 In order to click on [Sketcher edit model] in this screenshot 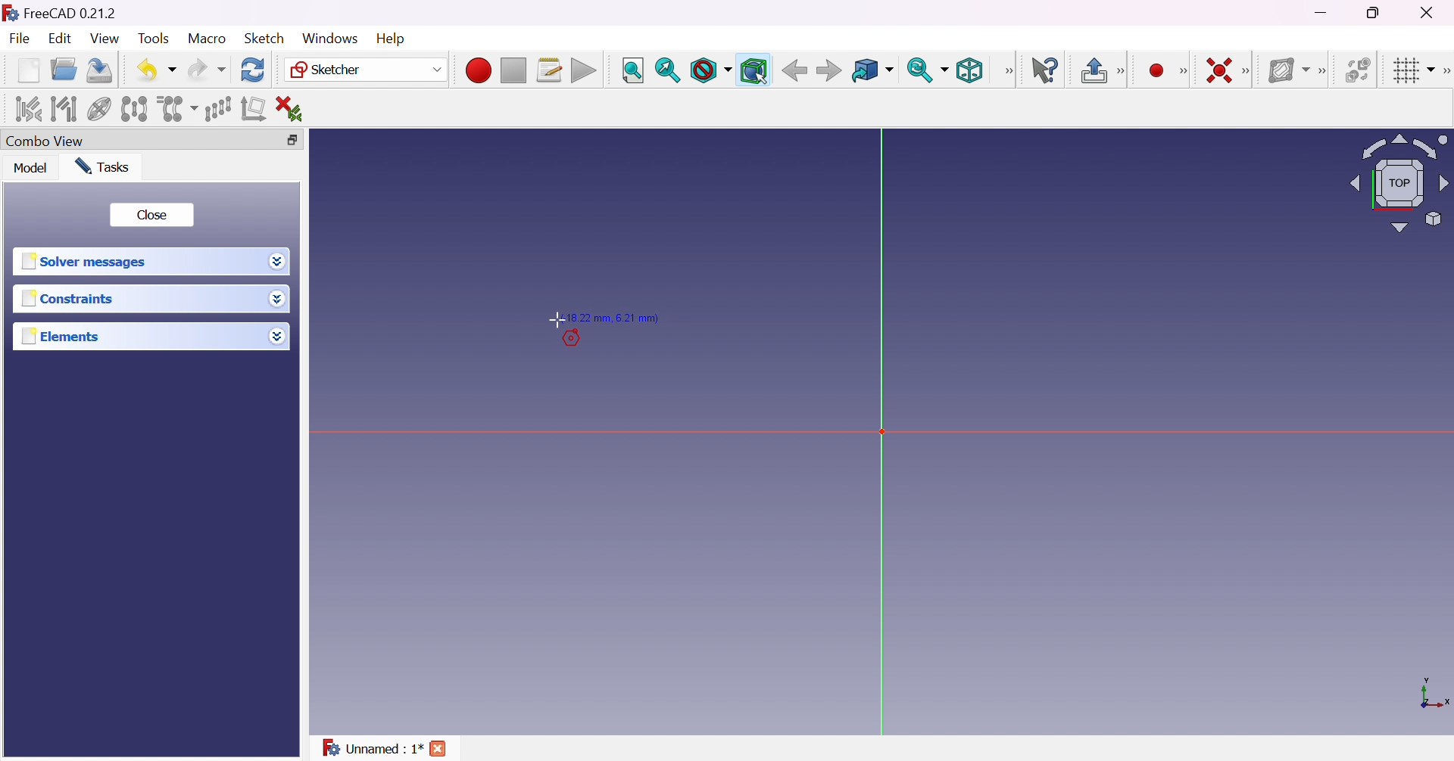, I will do `click(1122, 72)`.